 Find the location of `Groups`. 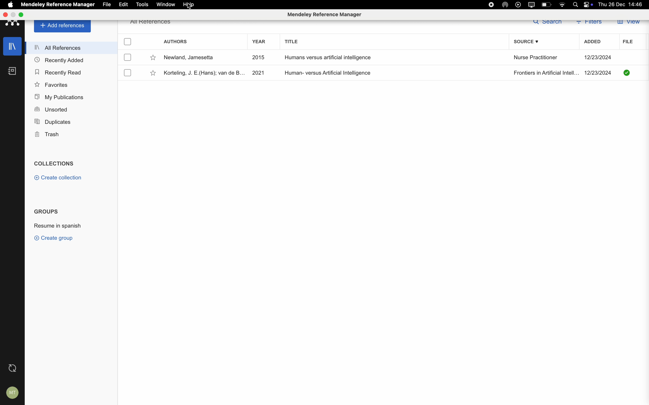

Groups is located at coordinates (47, 210).